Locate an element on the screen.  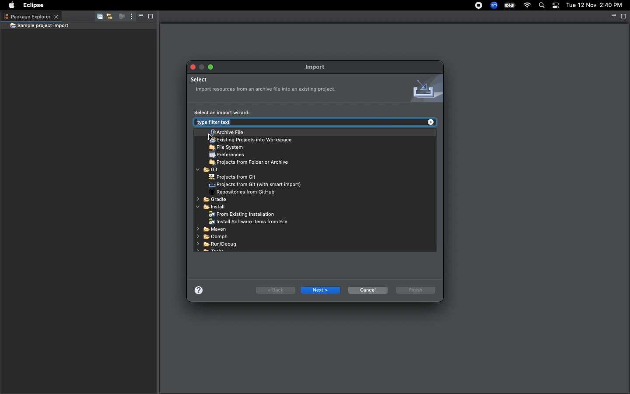
Minimize is located at coordinates (612, 16).